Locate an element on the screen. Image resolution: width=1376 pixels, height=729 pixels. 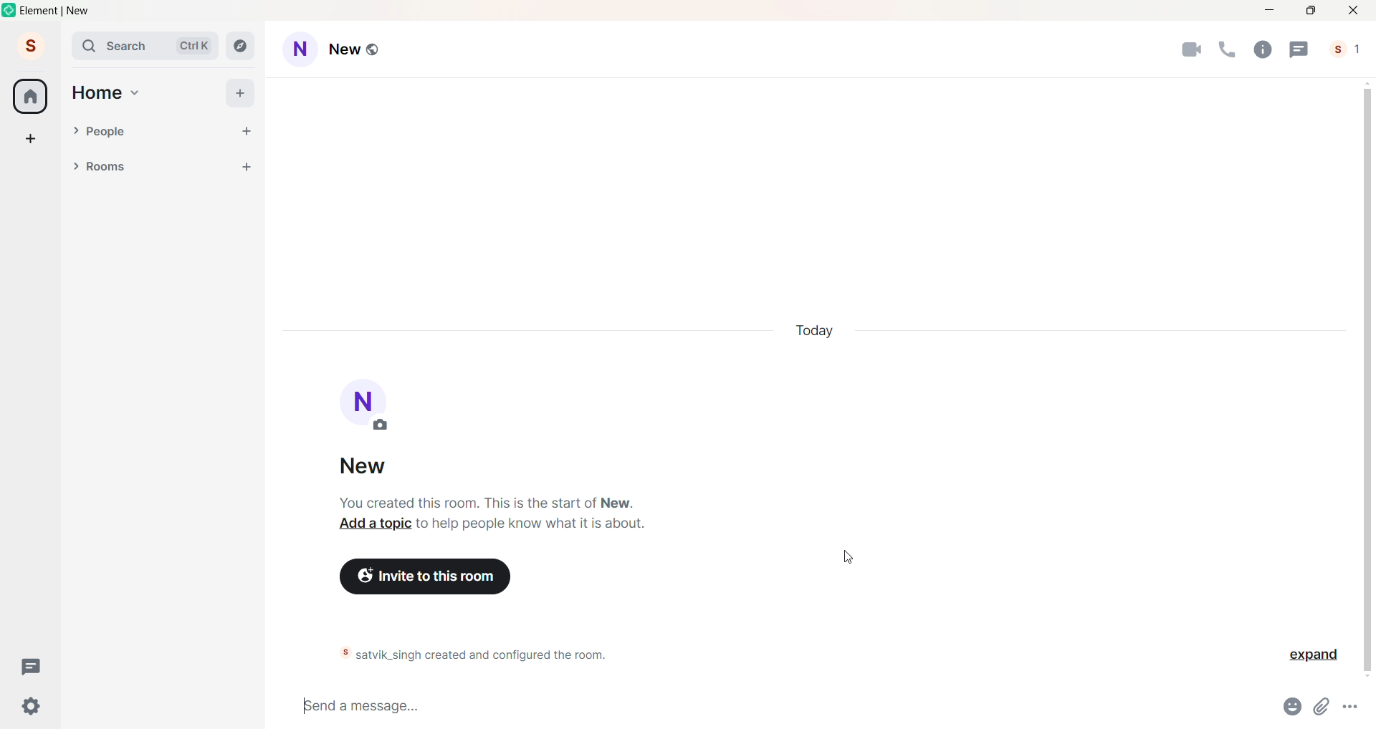
people Drop down is located at coordinates (75, 130).